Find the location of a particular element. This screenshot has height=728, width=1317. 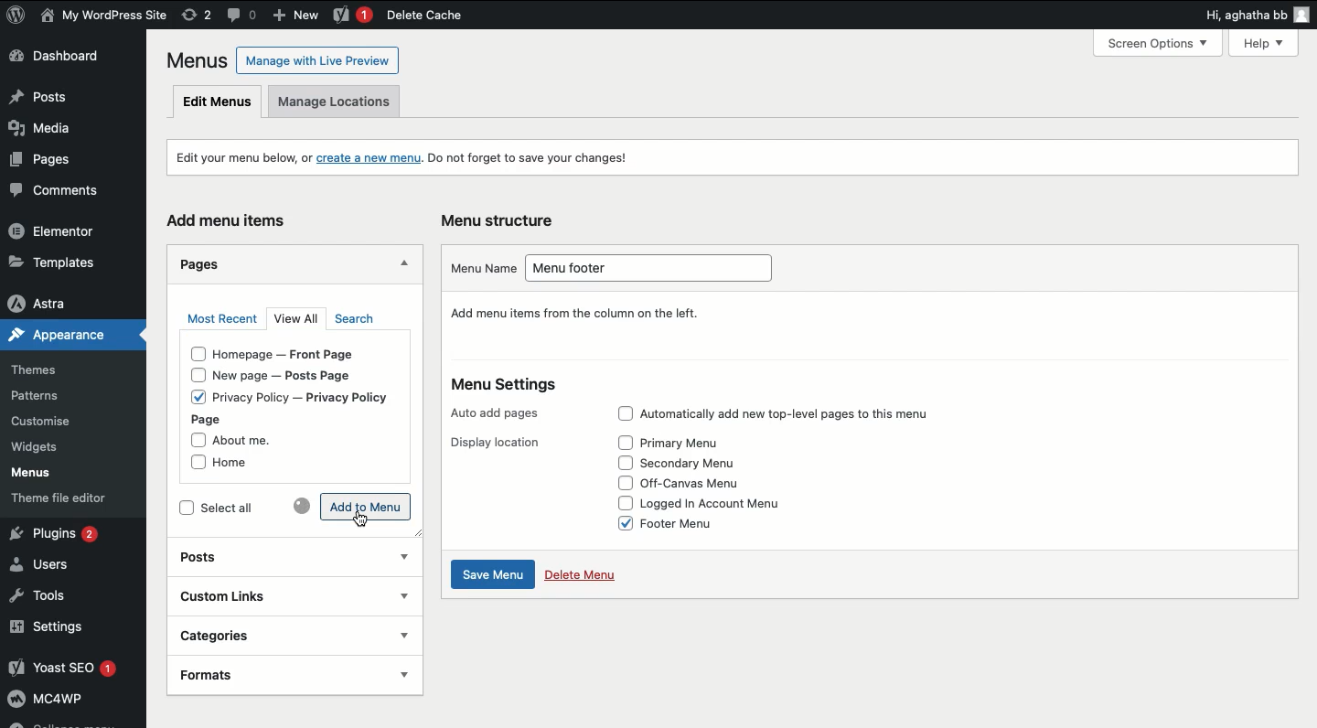

Search is located at coordinates (353, 319).